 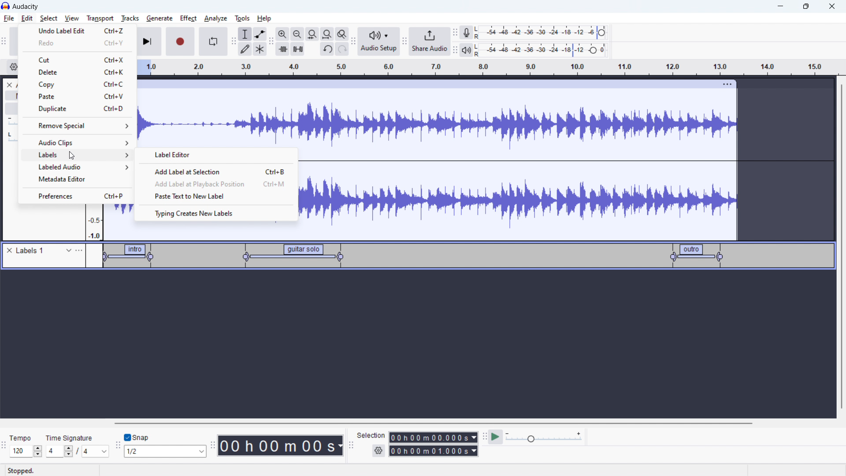 What do you see at coordinates (265, 19) in the screenshot?
I see `help` at bounding box center [265, 19].